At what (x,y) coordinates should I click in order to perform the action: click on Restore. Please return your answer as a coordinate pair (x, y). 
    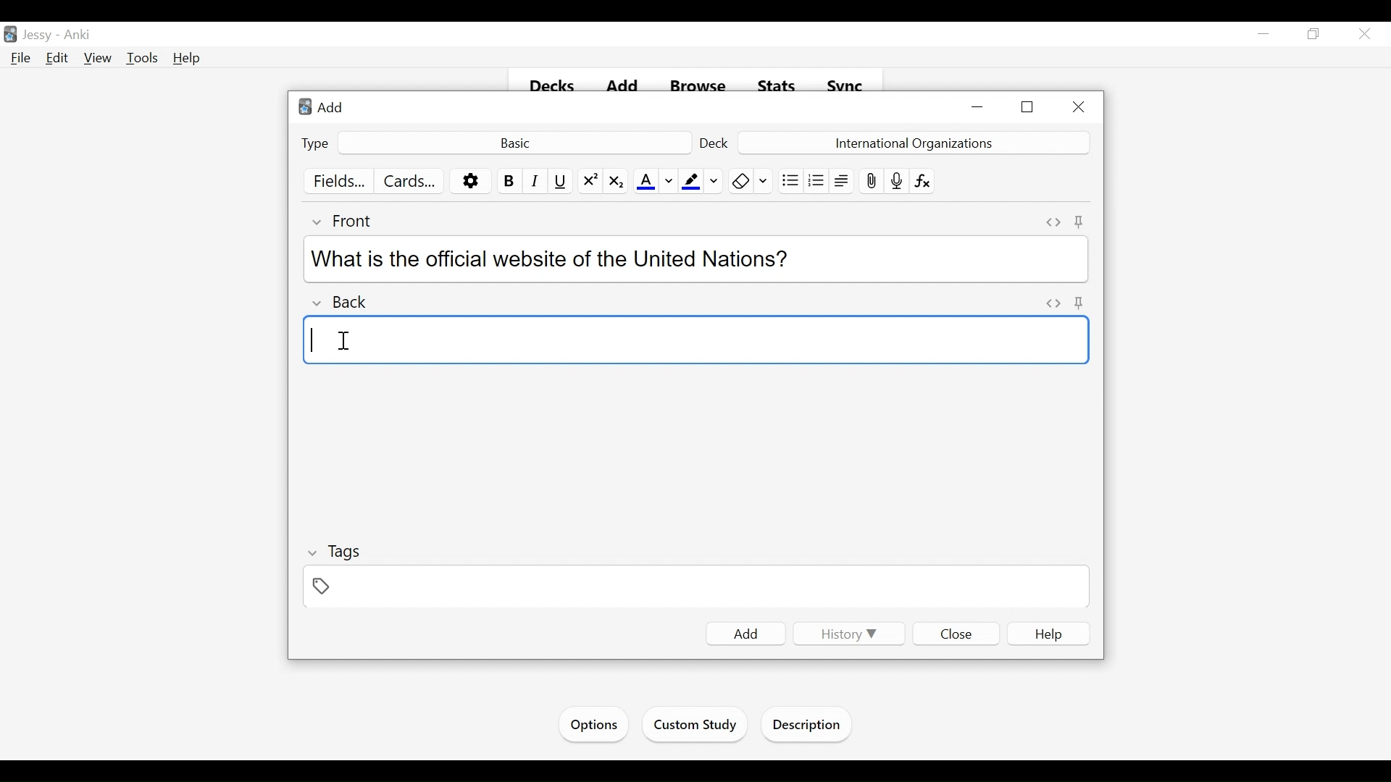
    Looking at the image, I should click on (1316, 33).